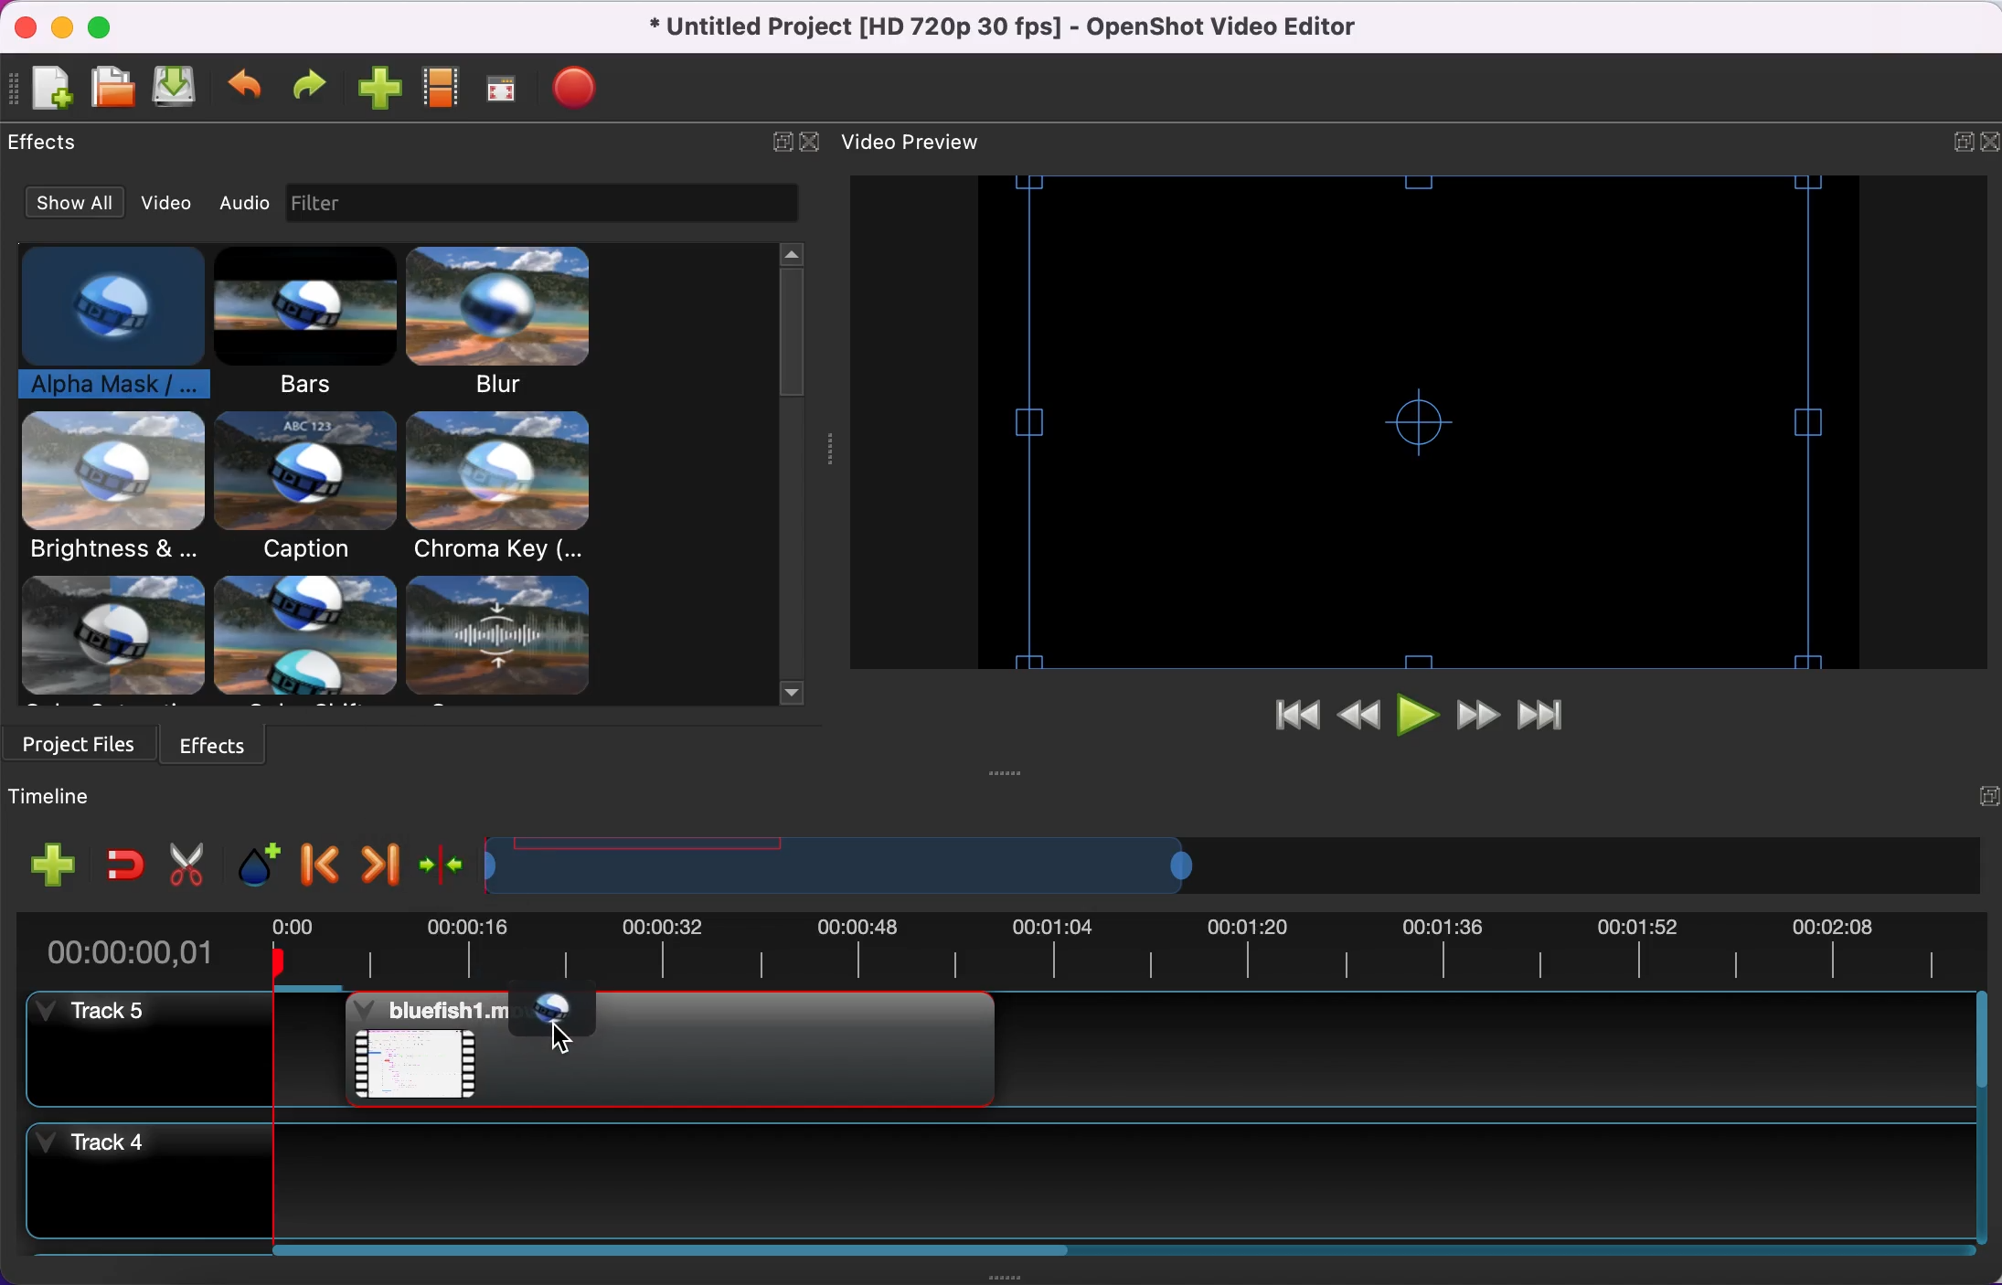 The height and width of the screenshot is (1285, 2002). What do you see at coordinates (48, 868) in the screenshot?
I see `add track` at bounding box center [48, 868].